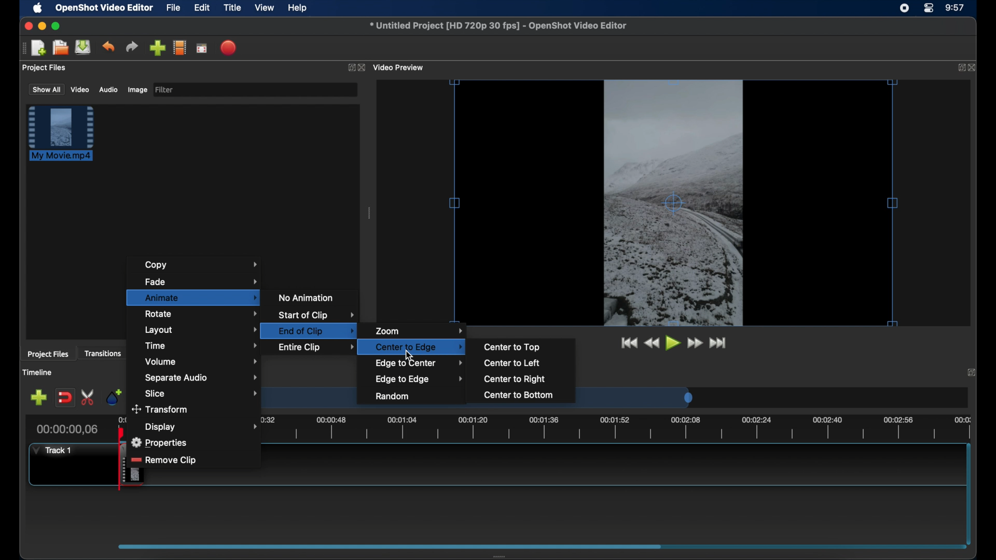  I want to click on open files, so click(61, 48).